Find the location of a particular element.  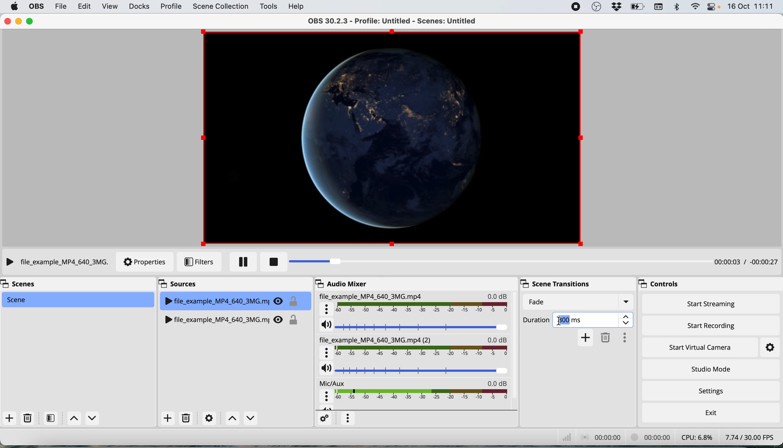

start streaming is located at coordinates (714, 305).